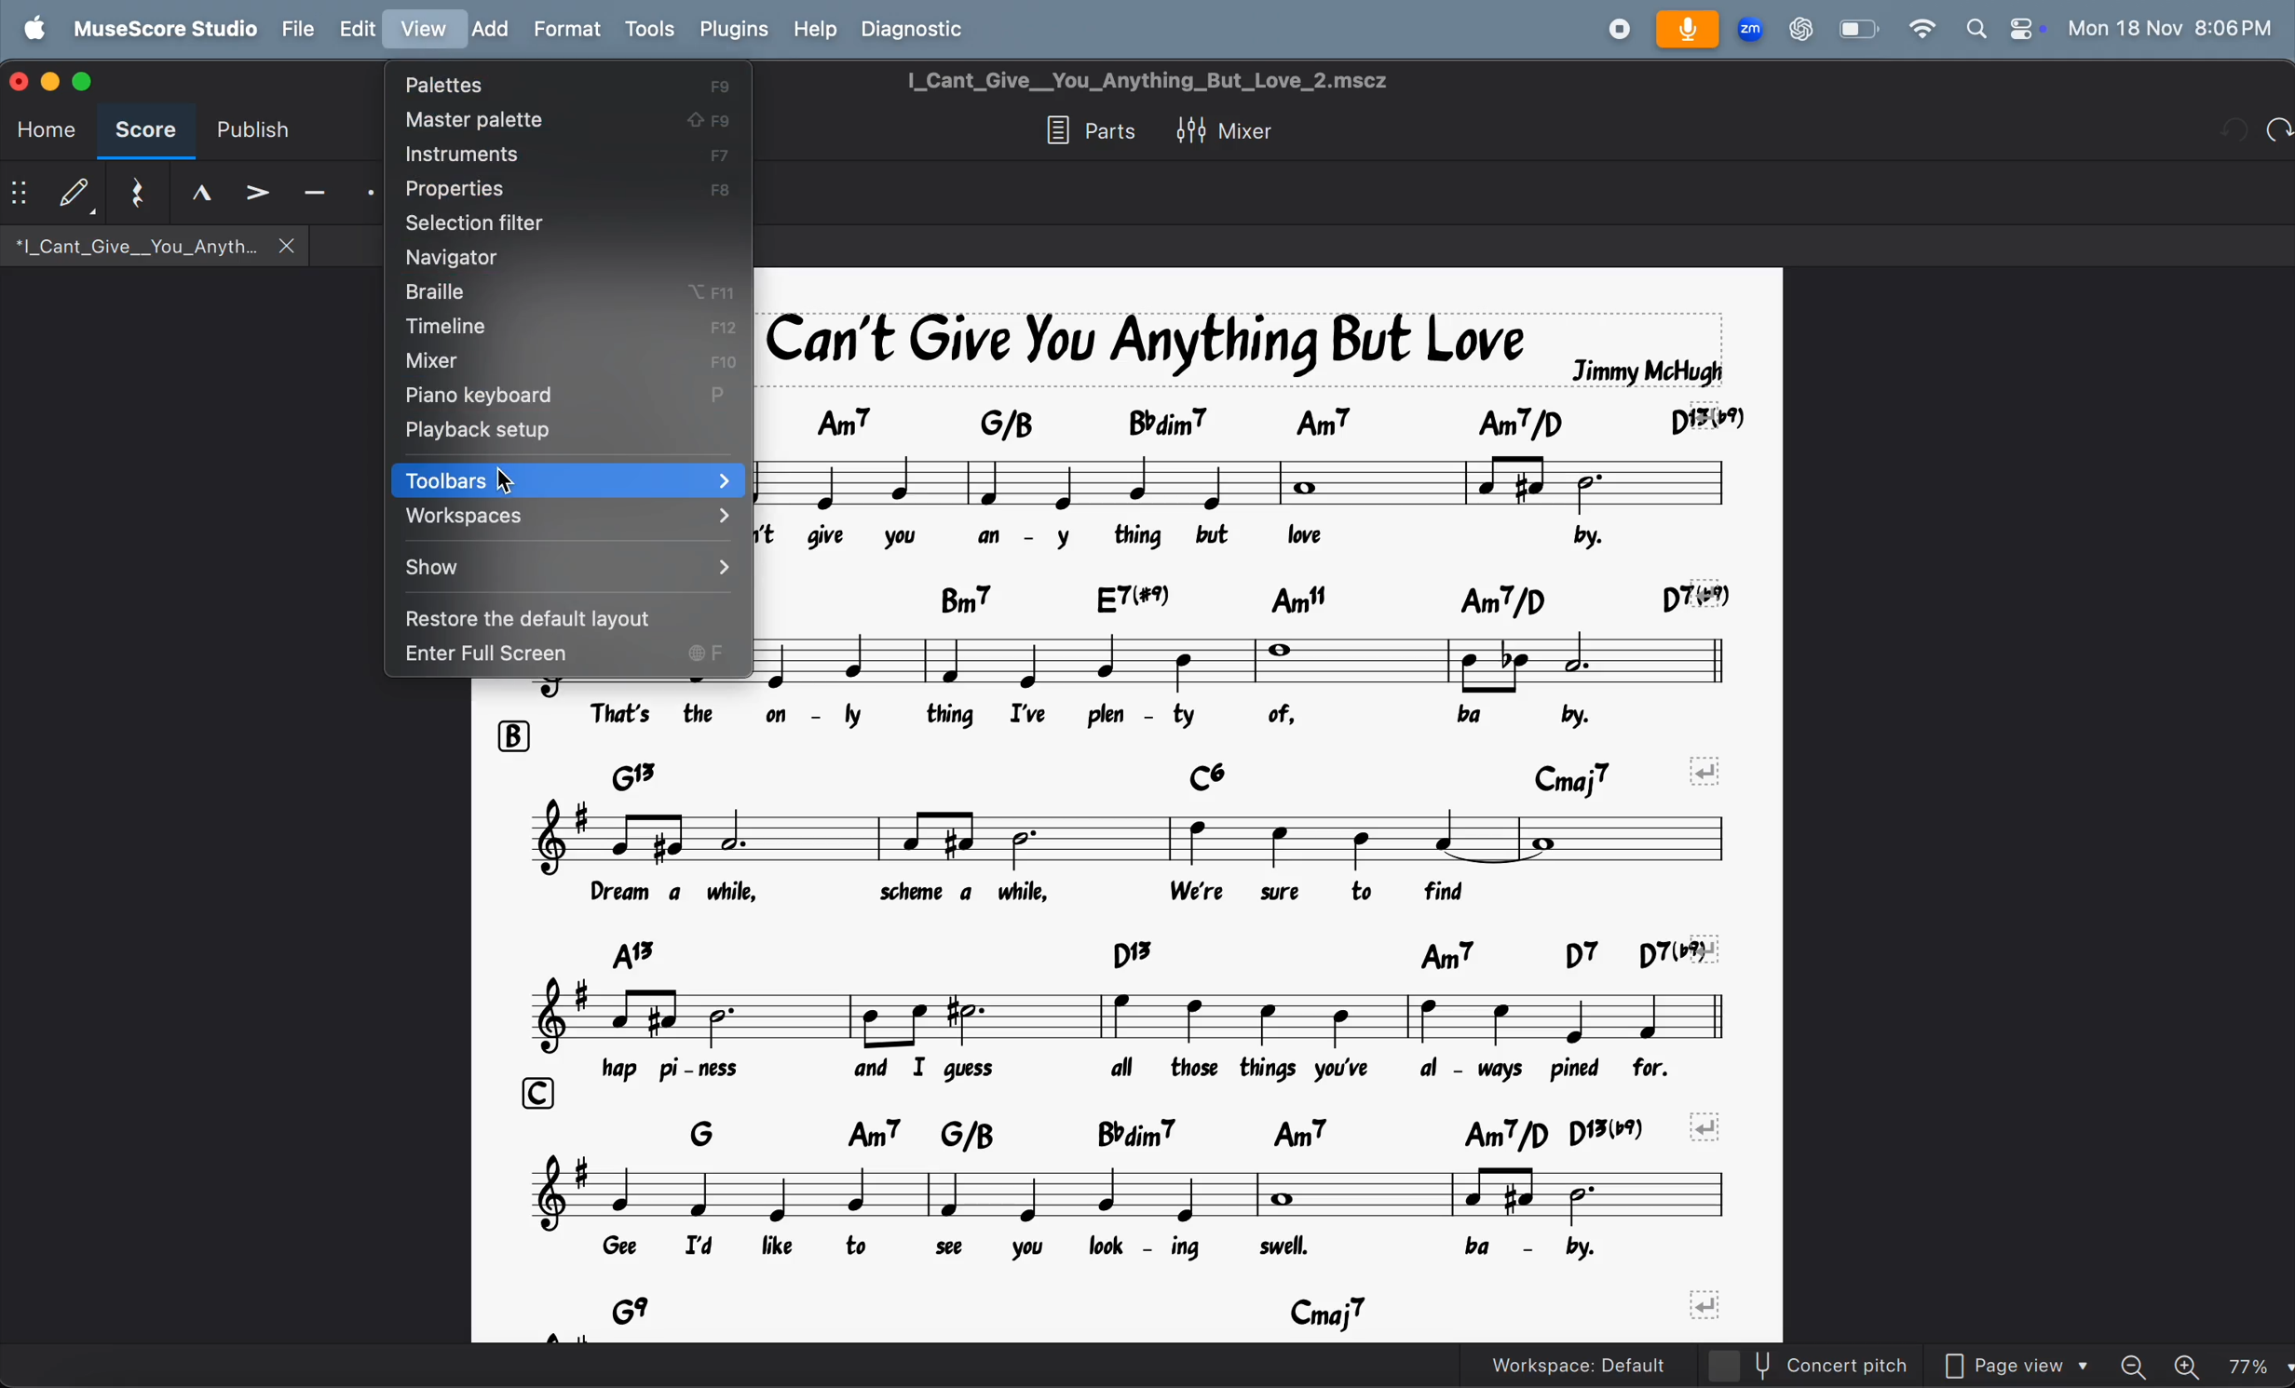 The image size is (2295, 1388). I want to click on instrument, so click(570, 155).